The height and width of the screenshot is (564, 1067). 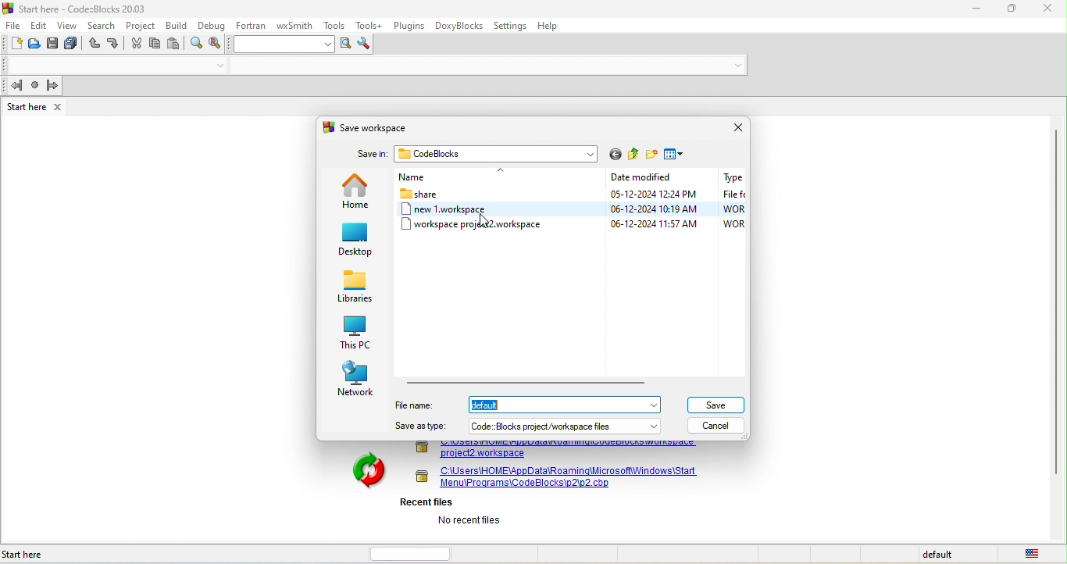 I want to click on file name, so click(x=419, y=405).